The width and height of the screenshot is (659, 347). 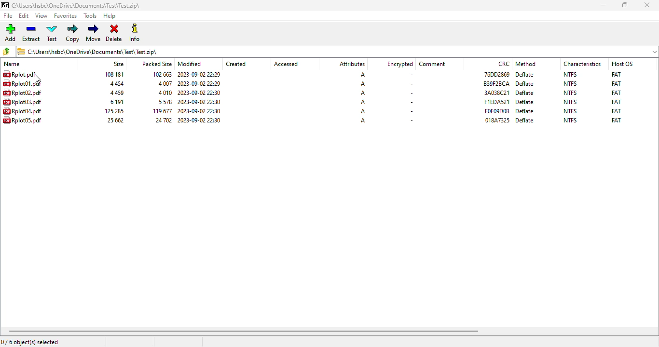 I want to click on file , so click(x=19, y=74).